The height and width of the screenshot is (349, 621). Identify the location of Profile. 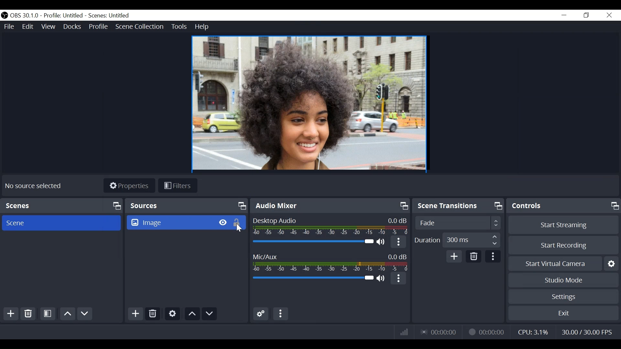
(98, 26).